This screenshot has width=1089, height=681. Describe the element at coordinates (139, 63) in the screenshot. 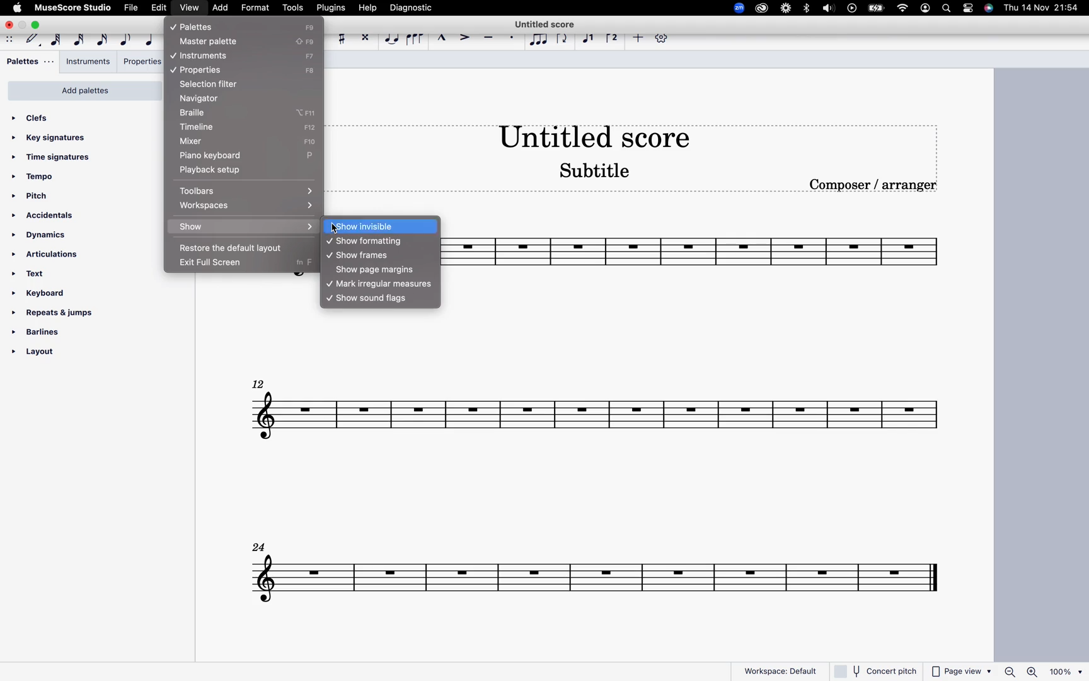

I see `properties` at that location.